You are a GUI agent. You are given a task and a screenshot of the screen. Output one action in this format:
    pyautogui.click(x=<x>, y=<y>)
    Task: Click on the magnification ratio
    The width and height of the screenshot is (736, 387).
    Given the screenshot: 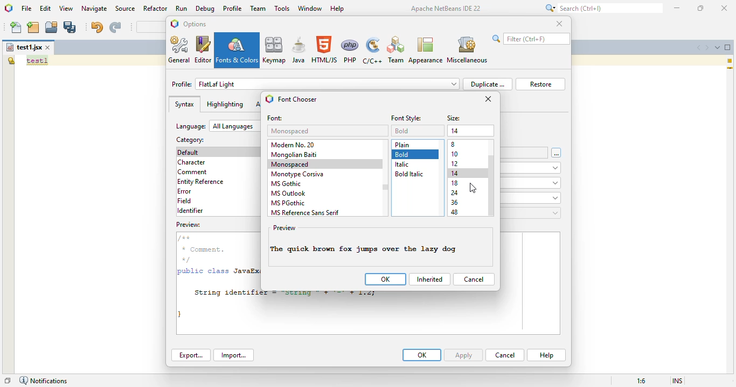 What is the action you would take?
    pyautogui.click(x=641, y=381)
    